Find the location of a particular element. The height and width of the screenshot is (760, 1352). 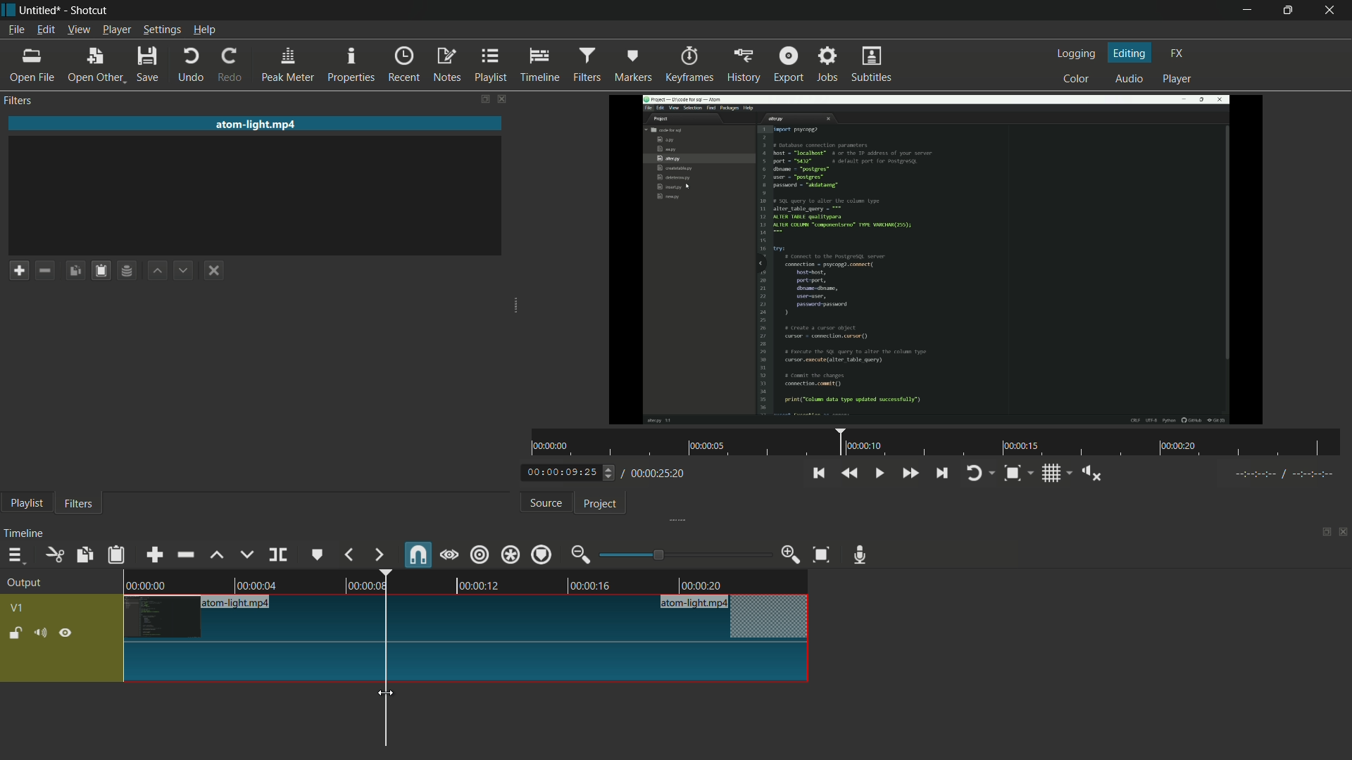

change layout is located at coordinates (479, 99).